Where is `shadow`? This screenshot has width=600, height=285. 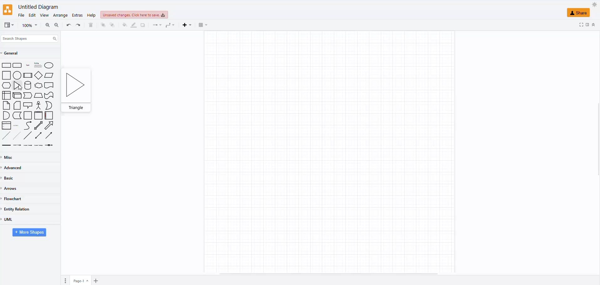
shadow is located at coordinates (142, 24).